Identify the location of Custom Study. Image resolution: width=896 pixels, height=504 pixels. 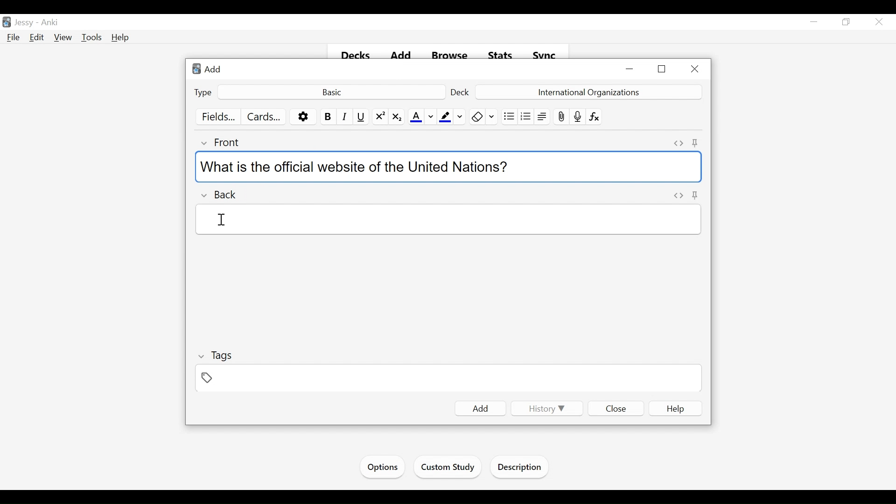
(447, 468).